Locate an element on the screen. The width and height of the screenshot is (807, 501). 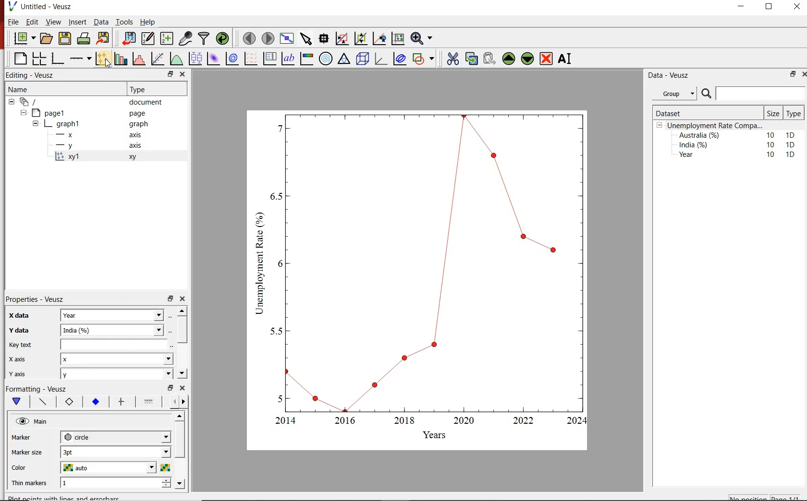
move down is located at coordinates (182, 373).